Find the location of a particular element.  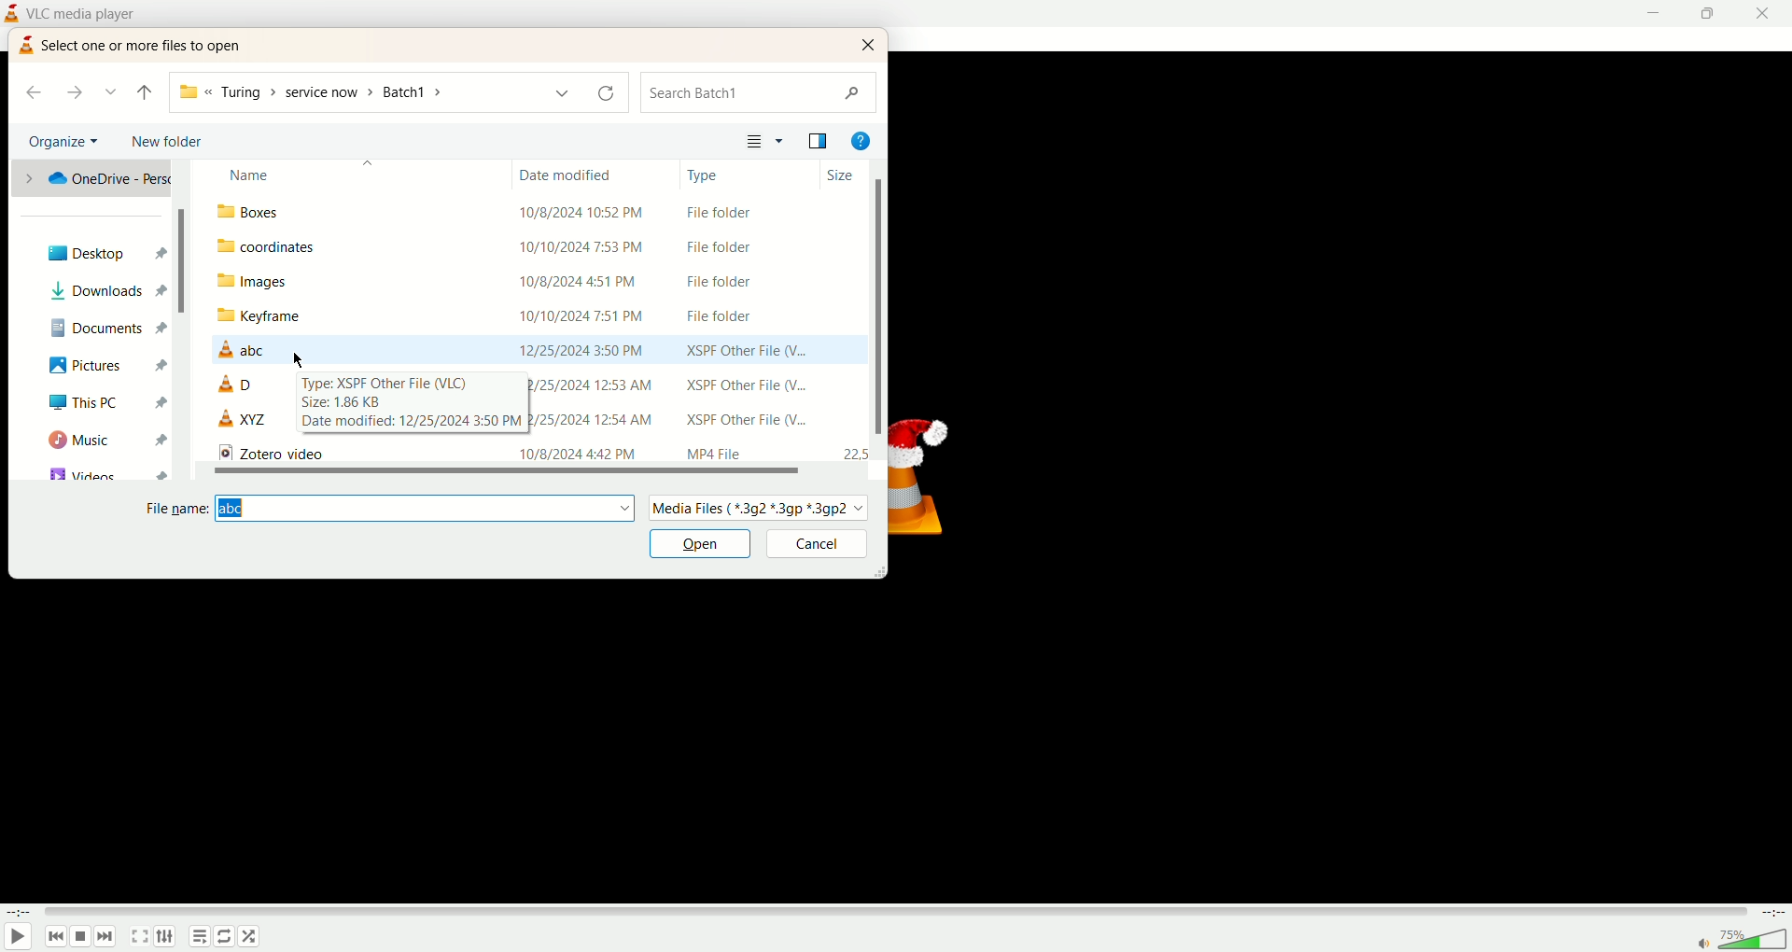

go upto is located at coordinates (145, 93).